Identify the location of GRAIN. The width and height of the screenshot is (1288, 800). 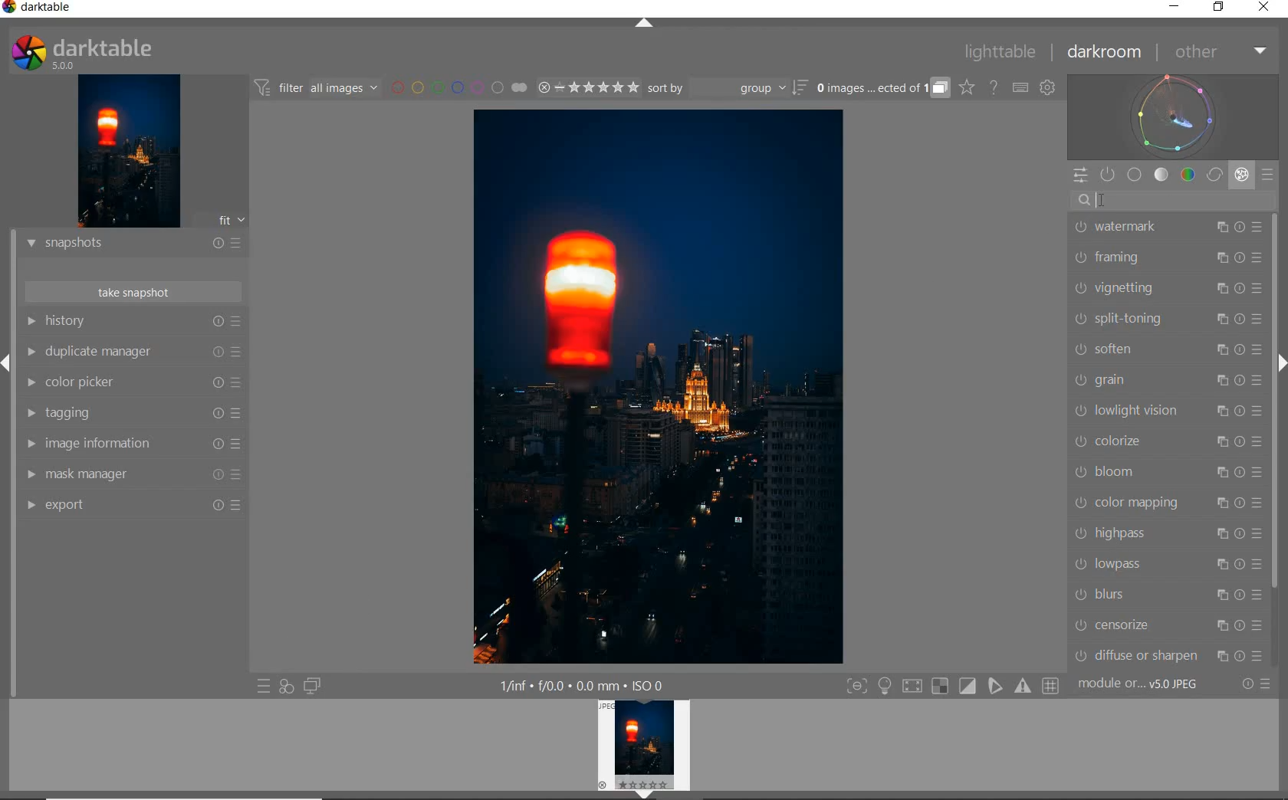
(1129, 380).